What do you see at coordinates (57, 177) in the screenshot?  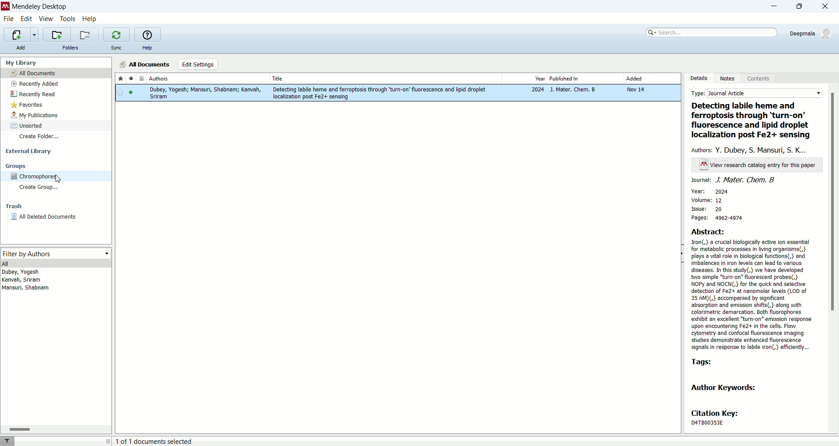 I see `cursor` at bounding box center [57, 177].